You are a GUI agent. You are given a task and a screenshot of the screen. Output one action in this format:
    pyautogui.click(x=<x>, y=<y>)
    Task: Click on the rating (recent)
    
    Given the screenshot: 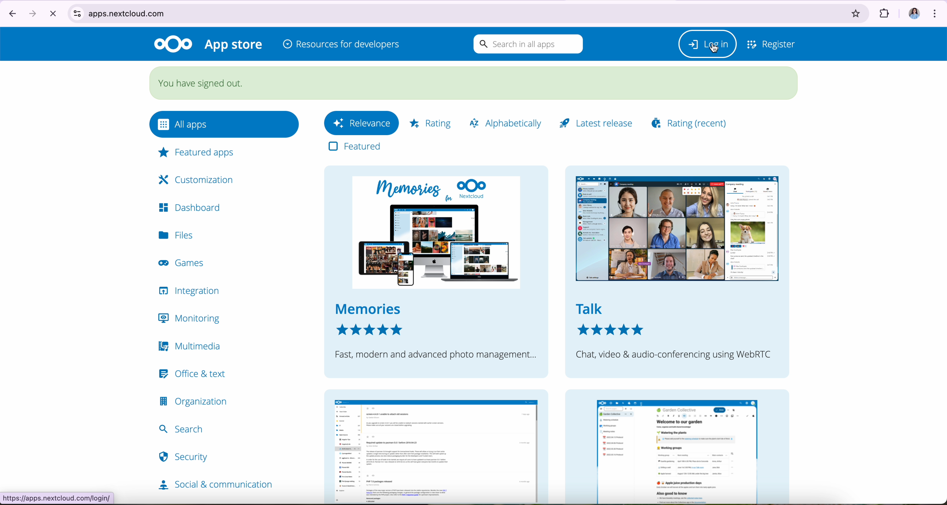 What is the action you would take?
    pyautogui.click(x=691, y=121)
    